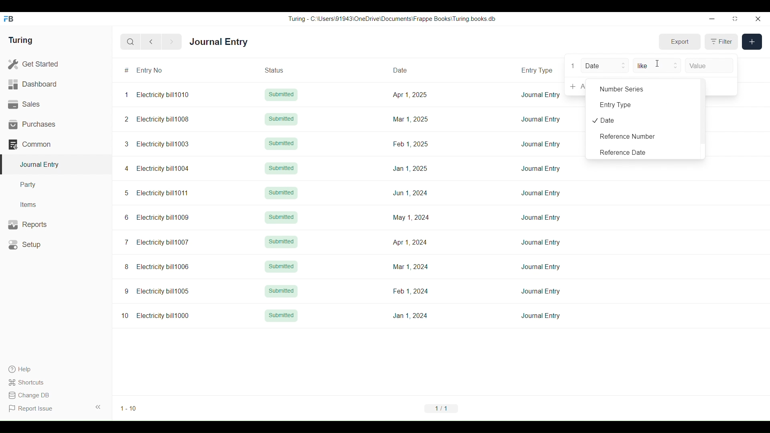 The image size is (770, 433). What do you see at coordinates (541, 119) in the screenshot?
I see `Journal Entry` at bounding box center [541, 119].